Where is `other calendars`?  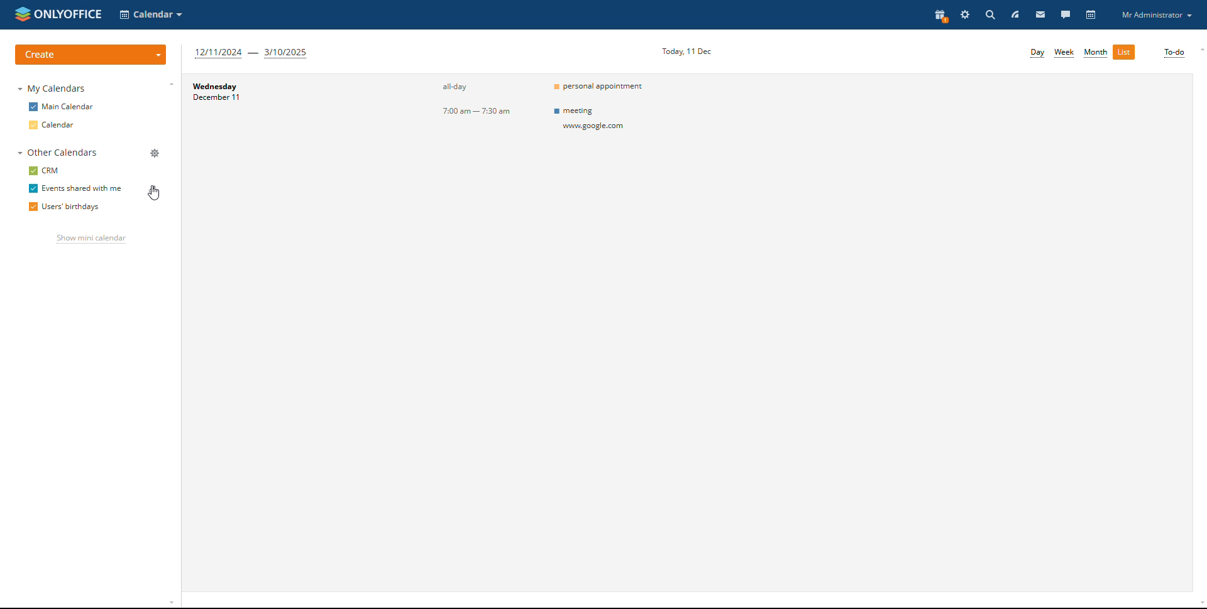 other calendars is located at coordinates (58, 152).